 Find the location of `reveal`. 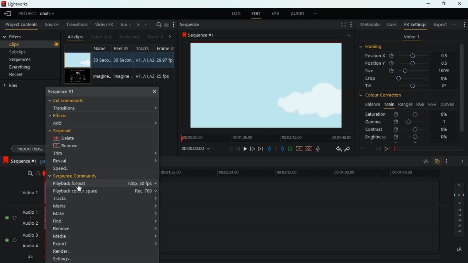

reveal is located at coordinates (68, 161).